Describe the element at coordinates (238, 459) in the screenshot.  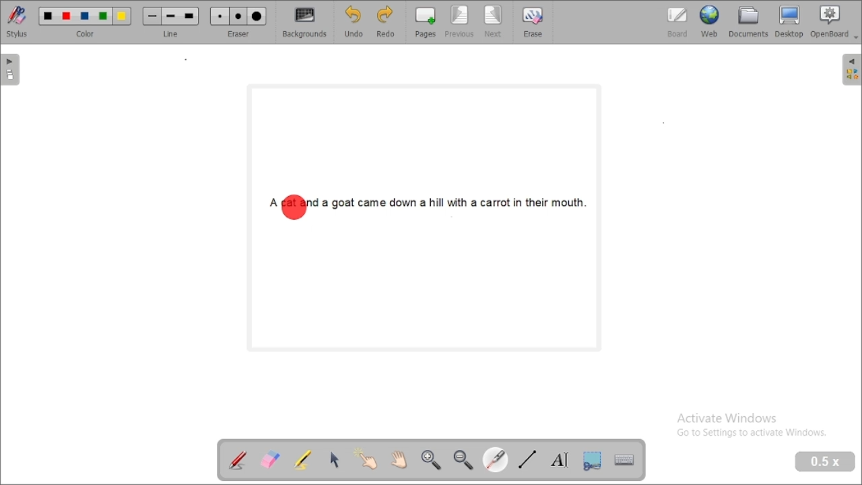
I see `annotate document` at that location.